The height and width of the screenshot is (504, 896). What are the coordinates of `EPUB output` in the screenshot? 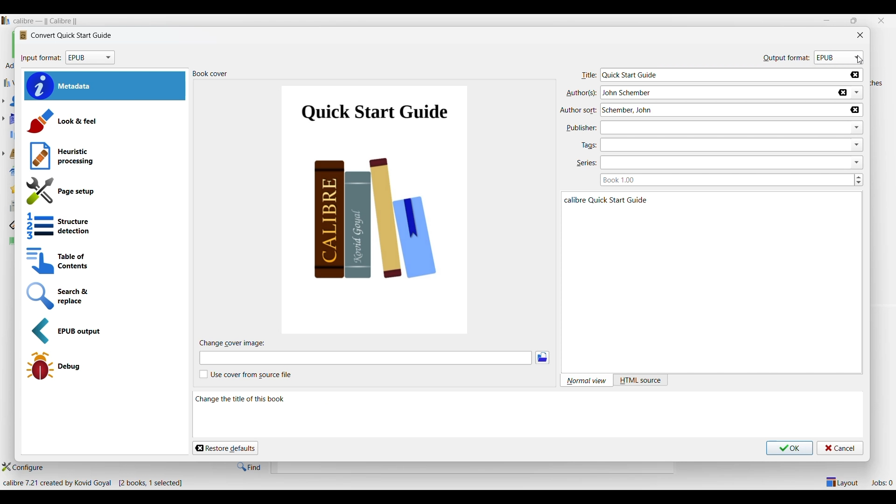 It's located at (104, 331).